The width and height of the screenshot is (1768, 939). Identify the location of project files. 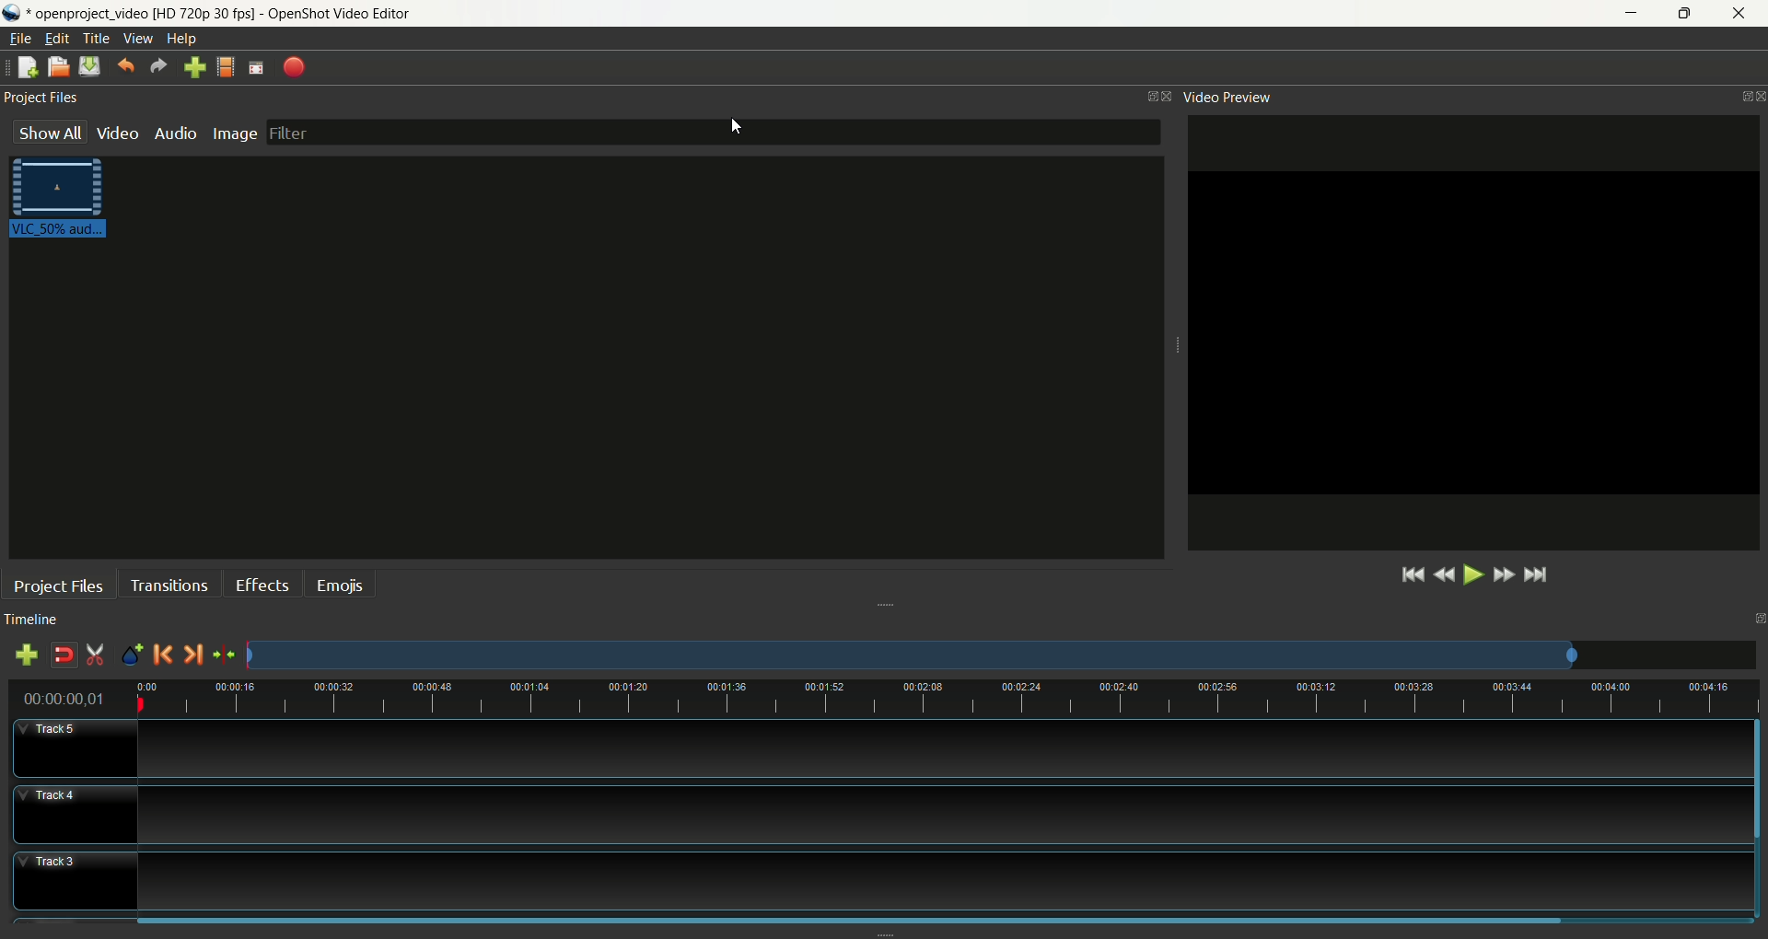
(43, 101).